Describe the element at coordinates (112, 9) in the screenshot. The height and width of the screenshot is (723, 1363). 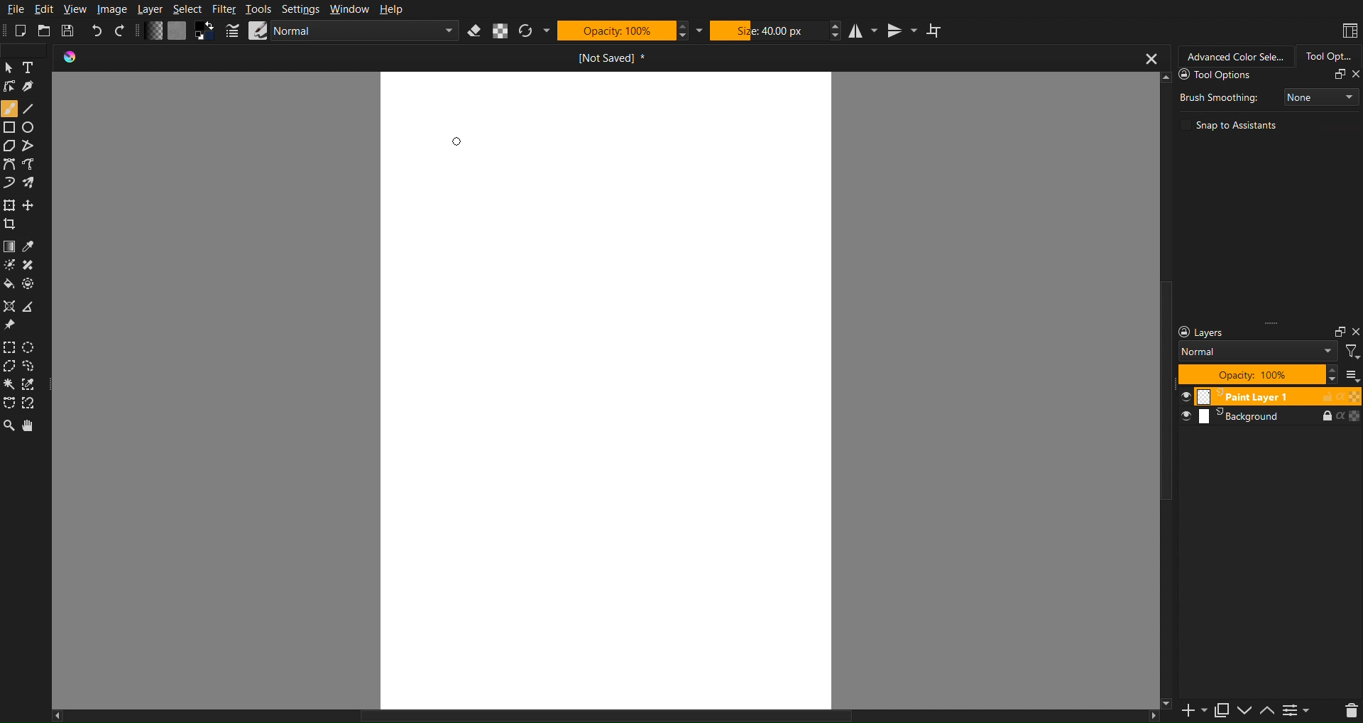
I see `Image` at that location.